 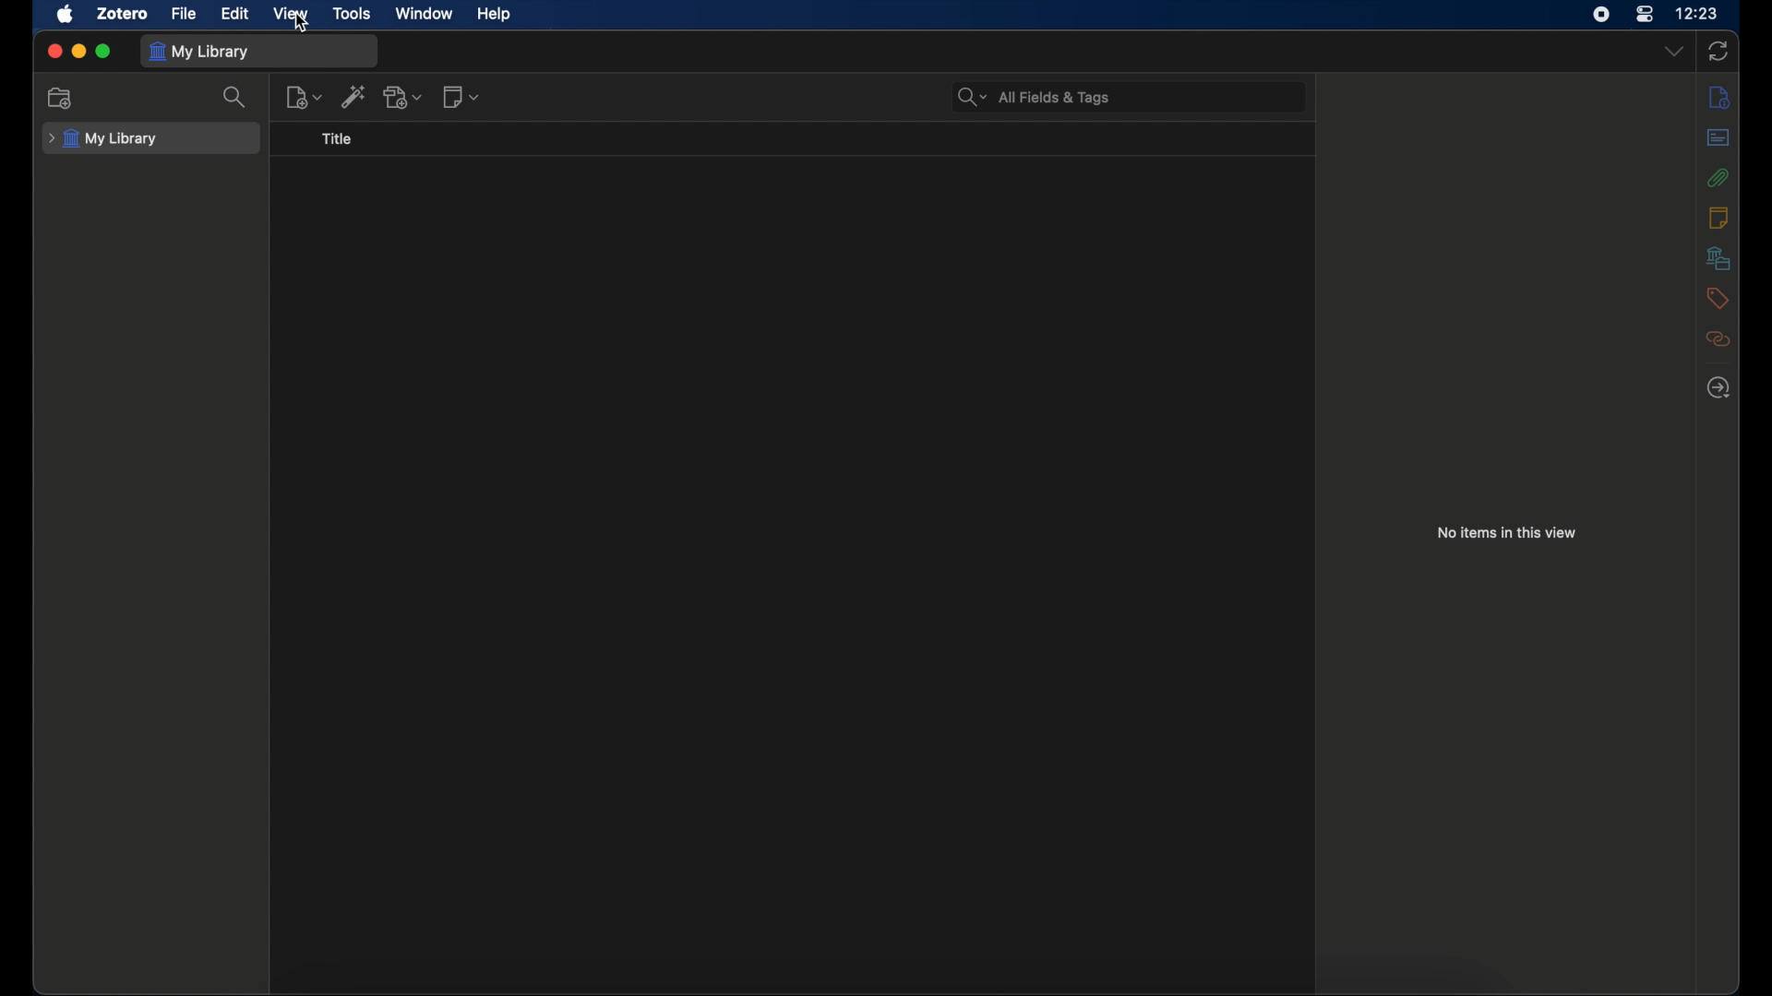 I want to click on related, so click(x=1718, y=338).